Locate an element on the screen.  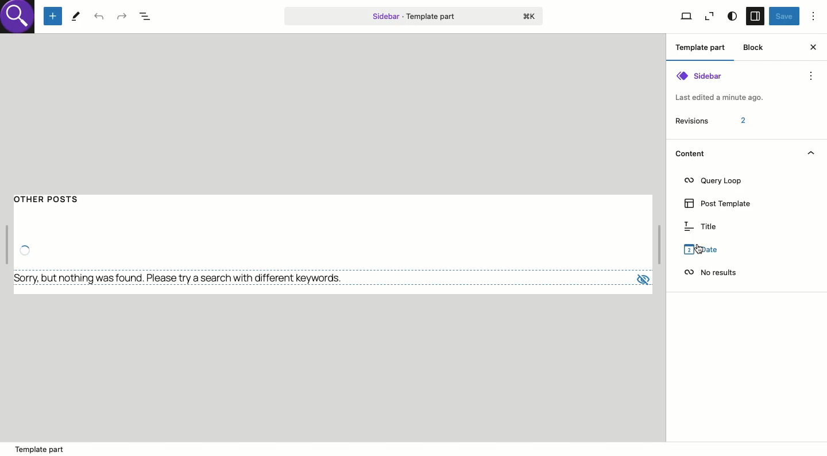
Add new block is located at coordinates (53, 17).